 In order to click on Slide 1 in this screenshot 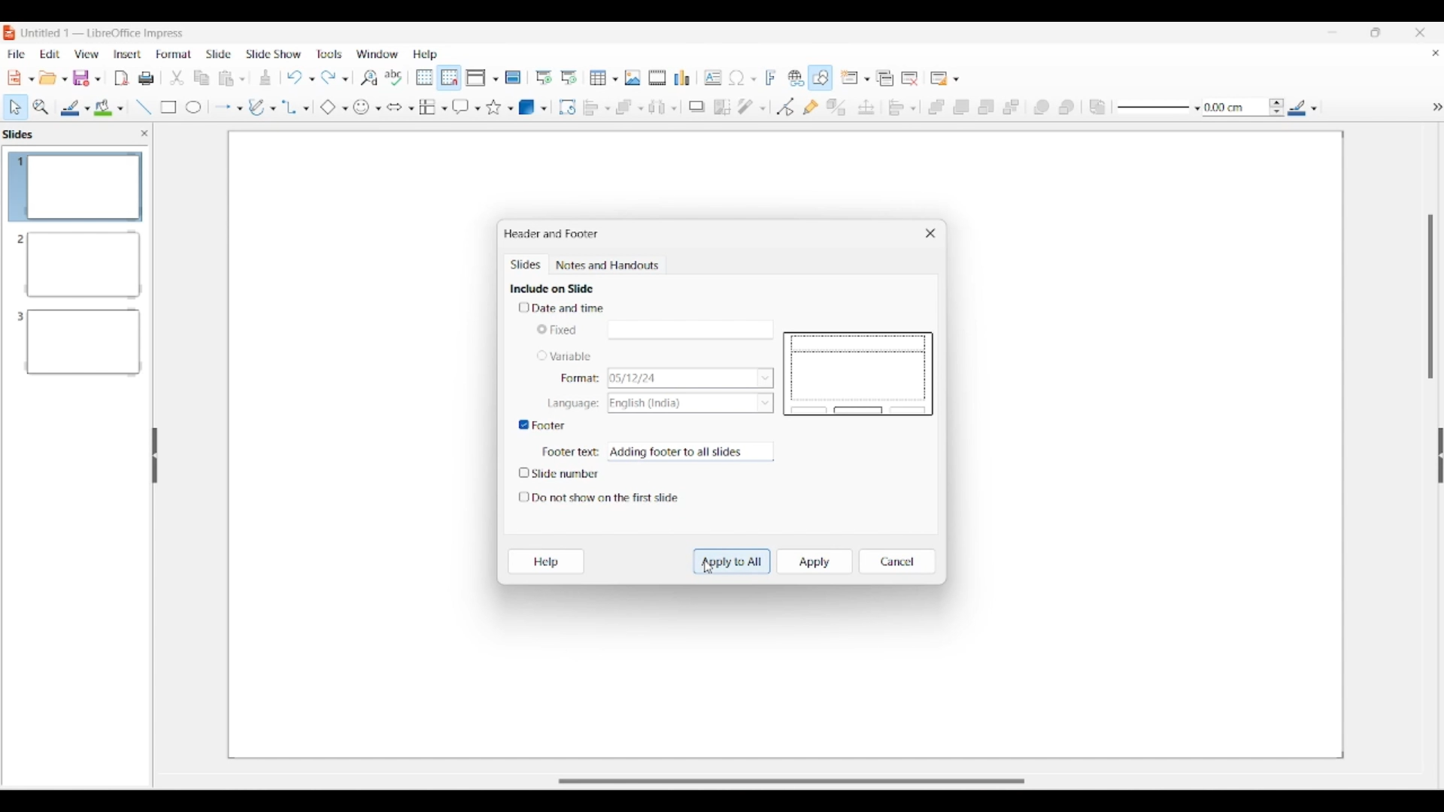, I will do `click(76, 185)`.